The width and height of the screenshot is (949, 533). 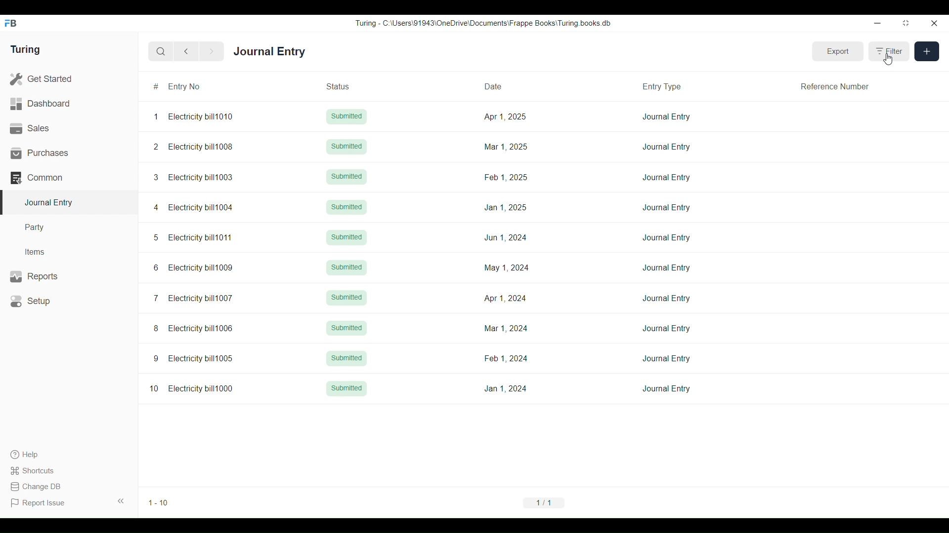 What do you see at coordinates (346, 327) in the screenshot?
I see `Submitted` at bounding box center [346, 327].